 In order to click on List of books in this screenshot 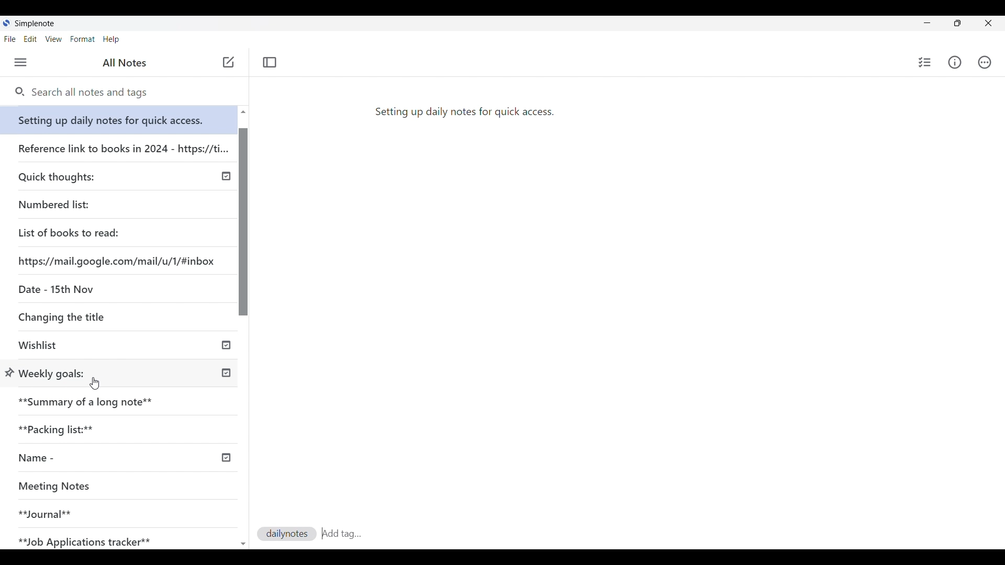, I will do `click(70, 231)`.